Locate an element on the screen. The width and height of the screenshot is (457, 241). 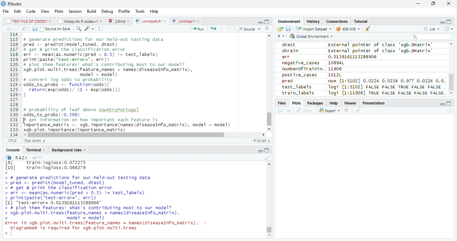
> # generate predictions for our held-out testing data

> pred <- predict(model_tuned, drest)

> # get & print the classification error

> err <- mean(as.numeric(pred > 0.5) != test_labels)

> print(paste("test-error=", err))

[1] "test-error= 0.0139161113288906"

> # plot them features! what's contributing most To our model?

> xgb. plot. multi. trees (feature names = names (diseaseInfo_matrix),

+ model = model)

Error in xgb.plot.multi.trees(feature names = names(diseaseInfo_matrix), :
Diagrammer is required for xgb.plot.multi.trees

> is located at coordinates (108, 205).